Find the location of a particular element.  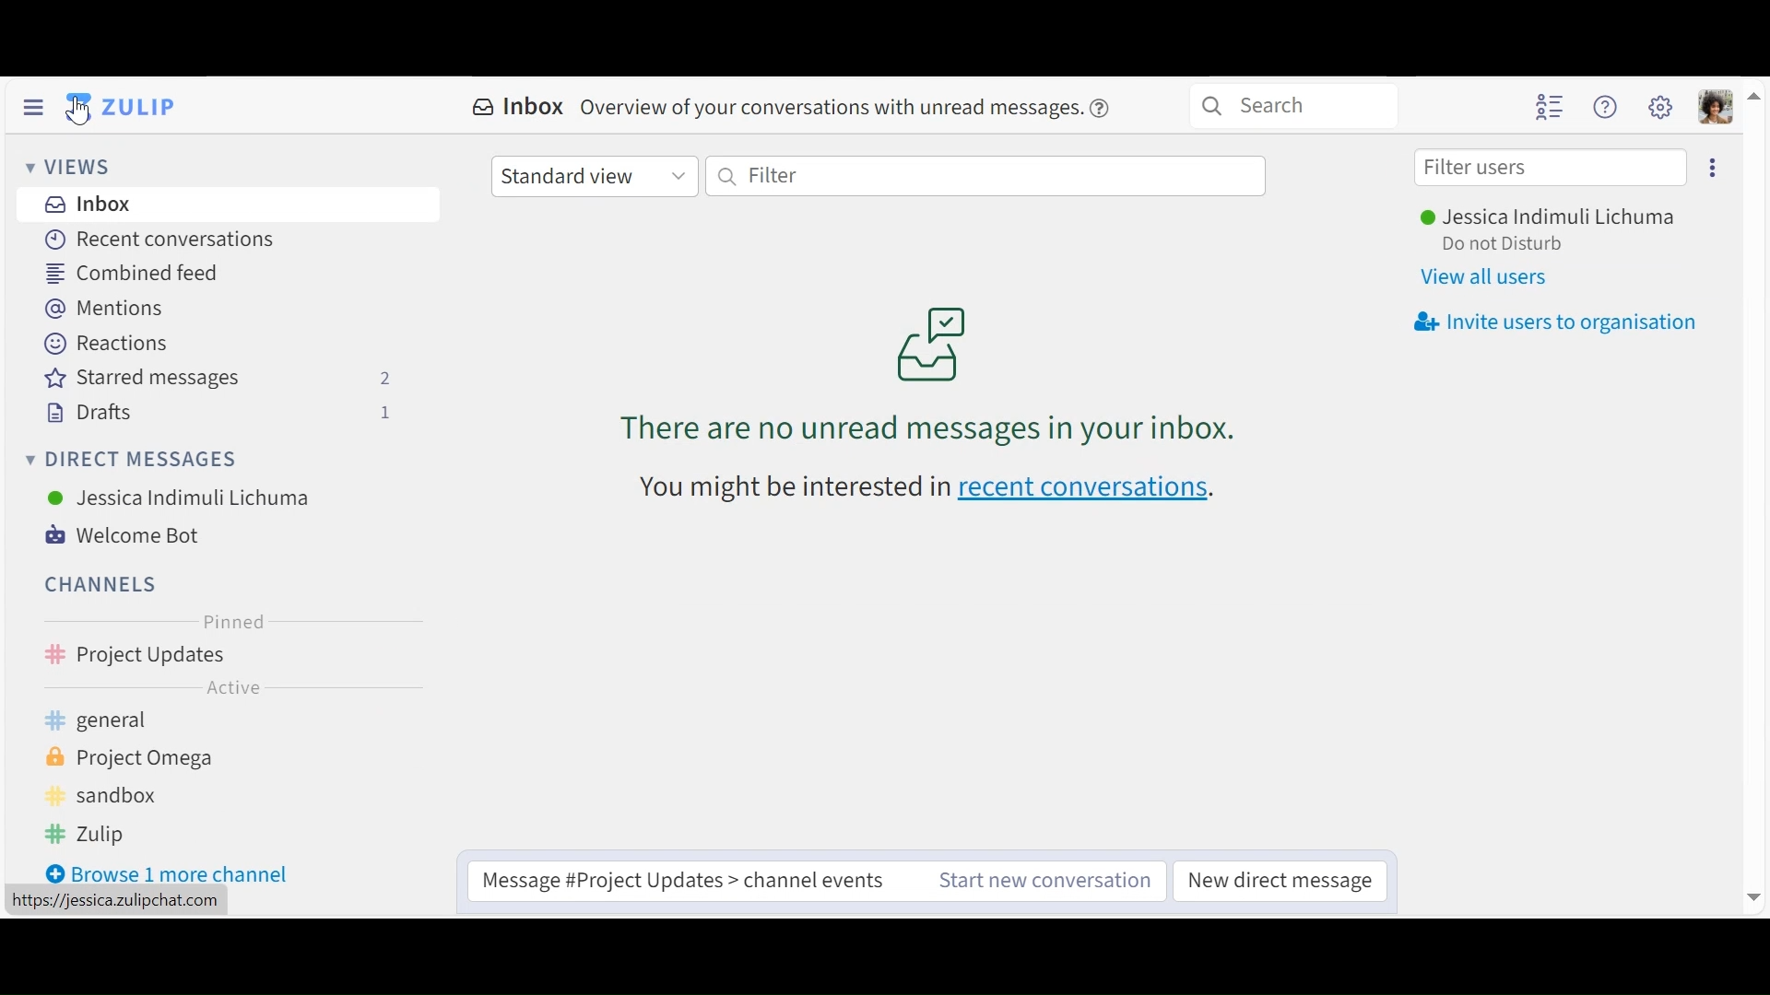

Channels is located at coordinates (107, 583).